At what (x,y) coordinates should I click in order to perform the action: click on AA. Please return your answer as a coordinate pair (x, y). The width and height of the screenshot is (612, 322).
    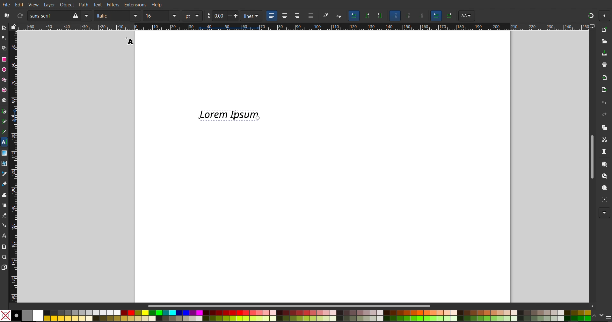
    Looking at the image, I should click on (449, 16).